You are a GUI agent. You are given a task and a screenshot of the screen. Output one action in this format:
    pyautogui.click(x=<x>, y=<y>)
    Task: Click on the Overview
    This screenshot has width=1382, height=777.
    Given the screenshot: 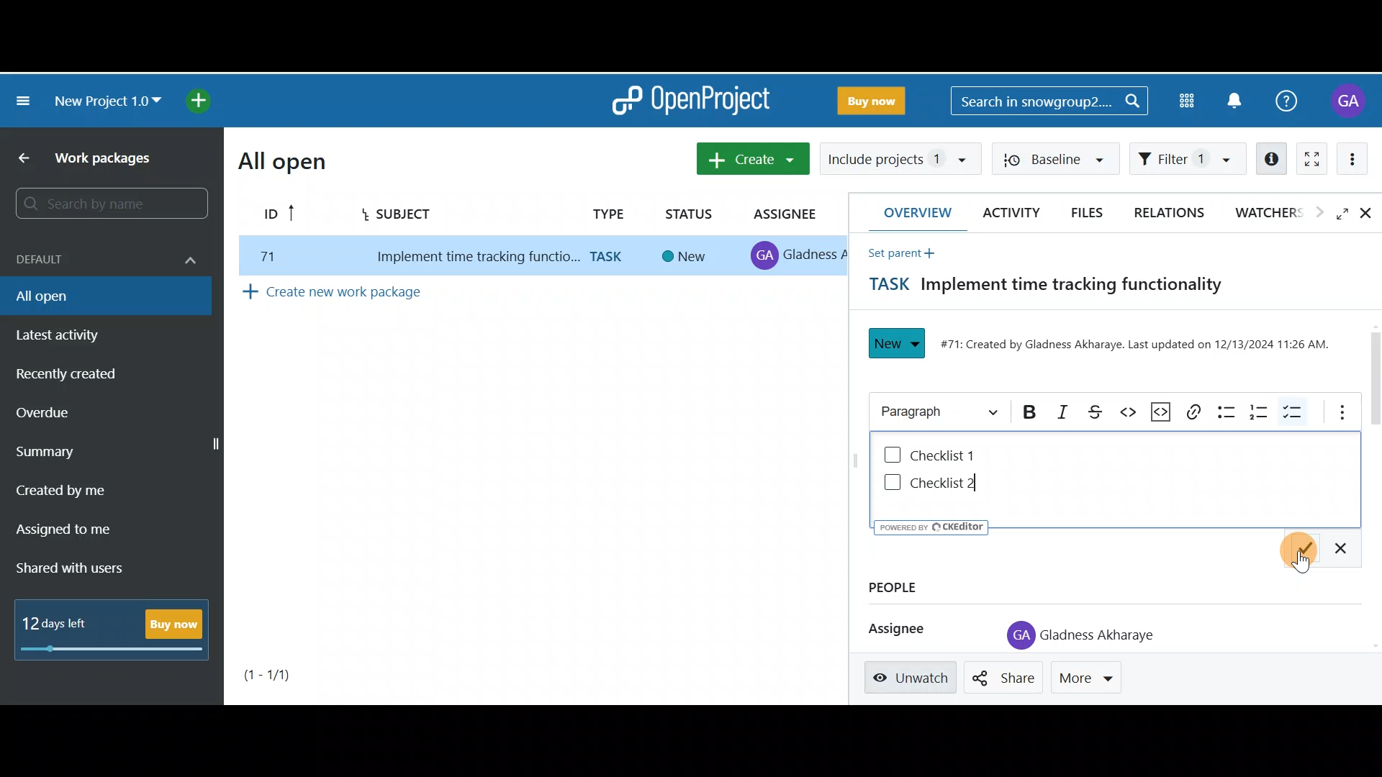 What is the action you would take?
    pyautogui.click(x=911, y=212)
    